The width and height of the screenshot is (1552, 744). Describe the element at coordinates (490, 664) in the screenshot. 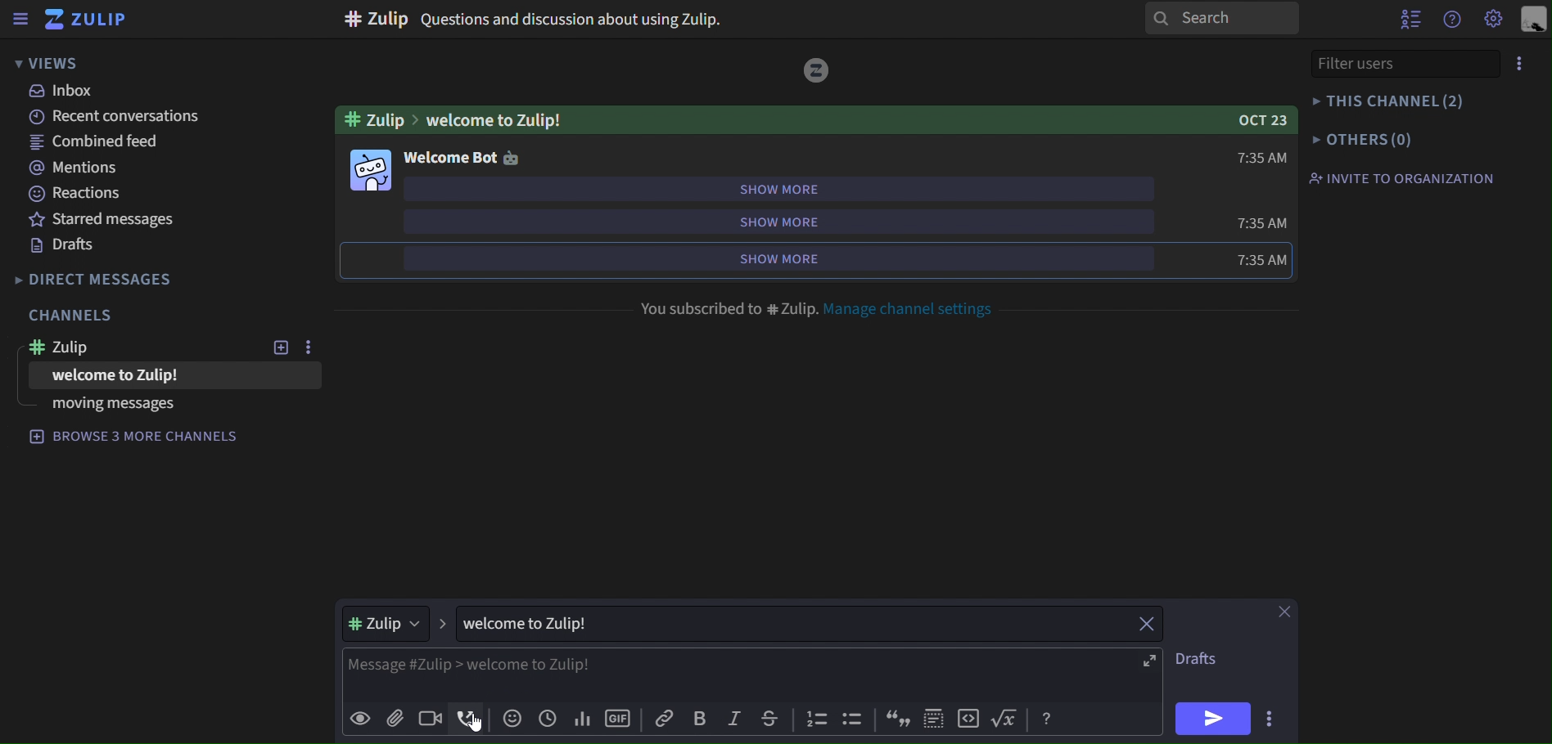

I see `message#Zulip>welcome to Zulip! ` at that location.